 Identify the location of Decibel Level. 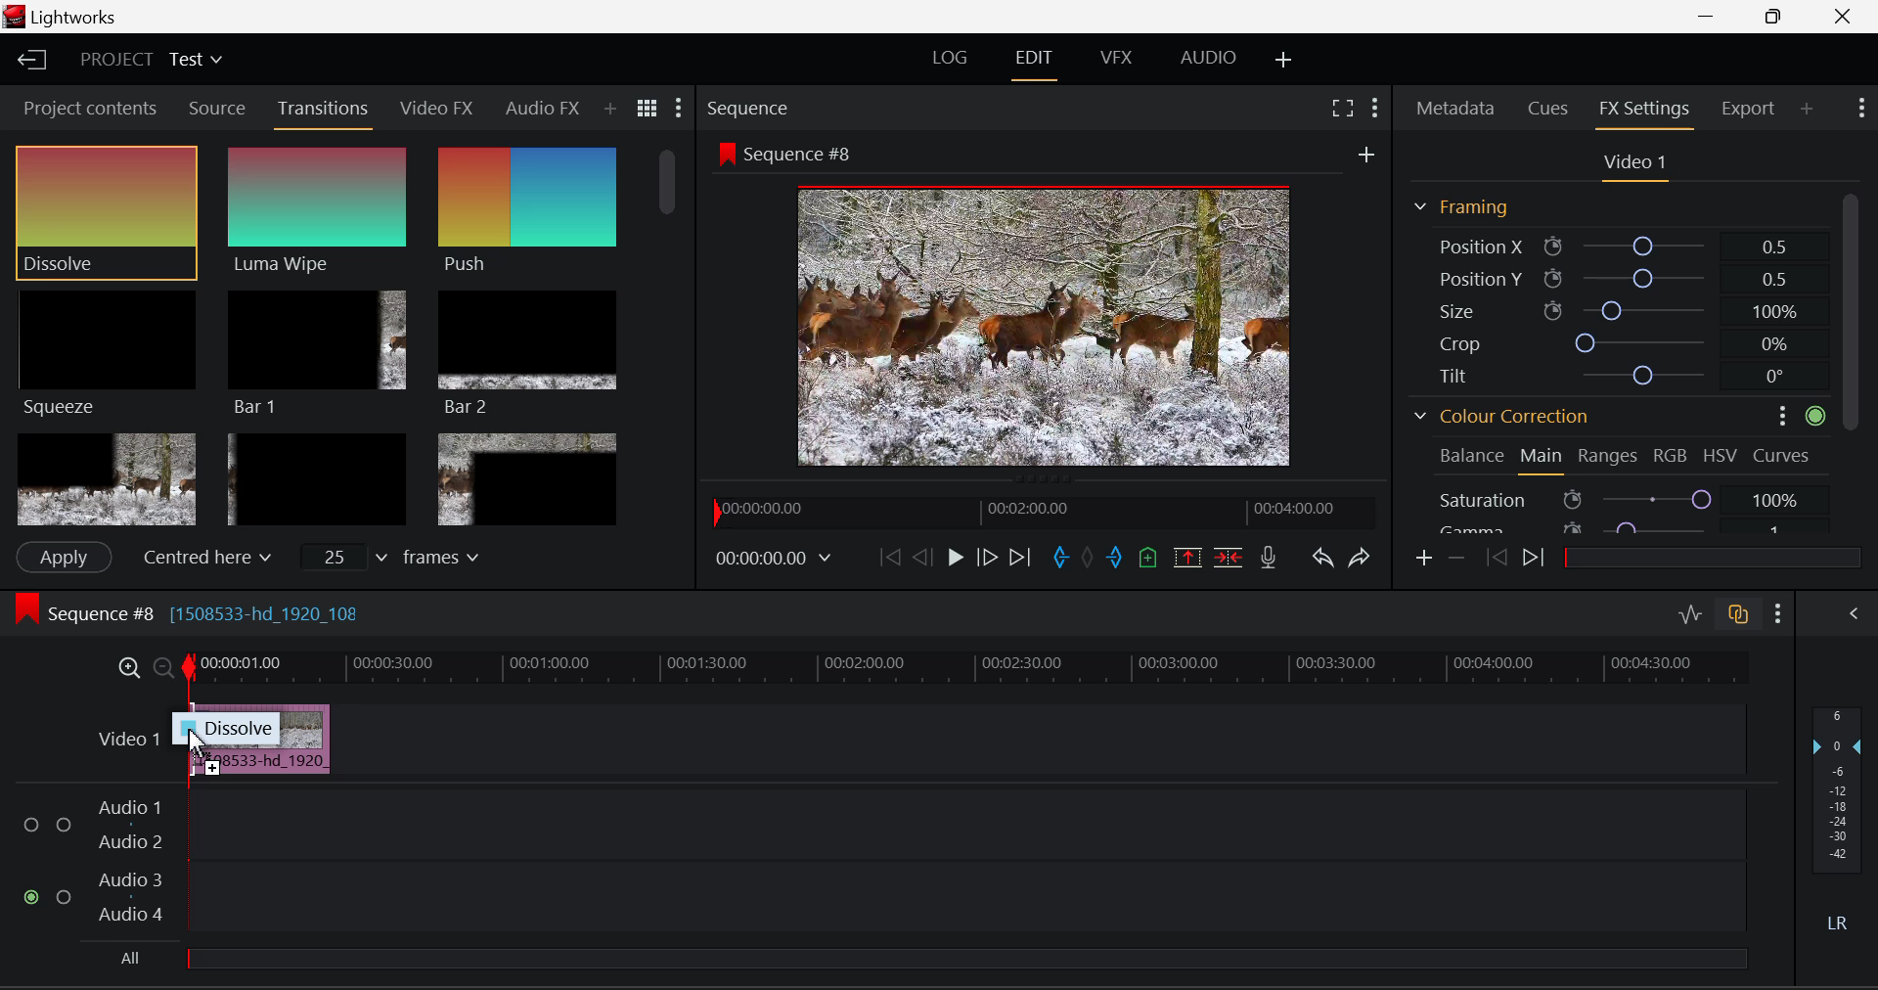
(1843, 823).